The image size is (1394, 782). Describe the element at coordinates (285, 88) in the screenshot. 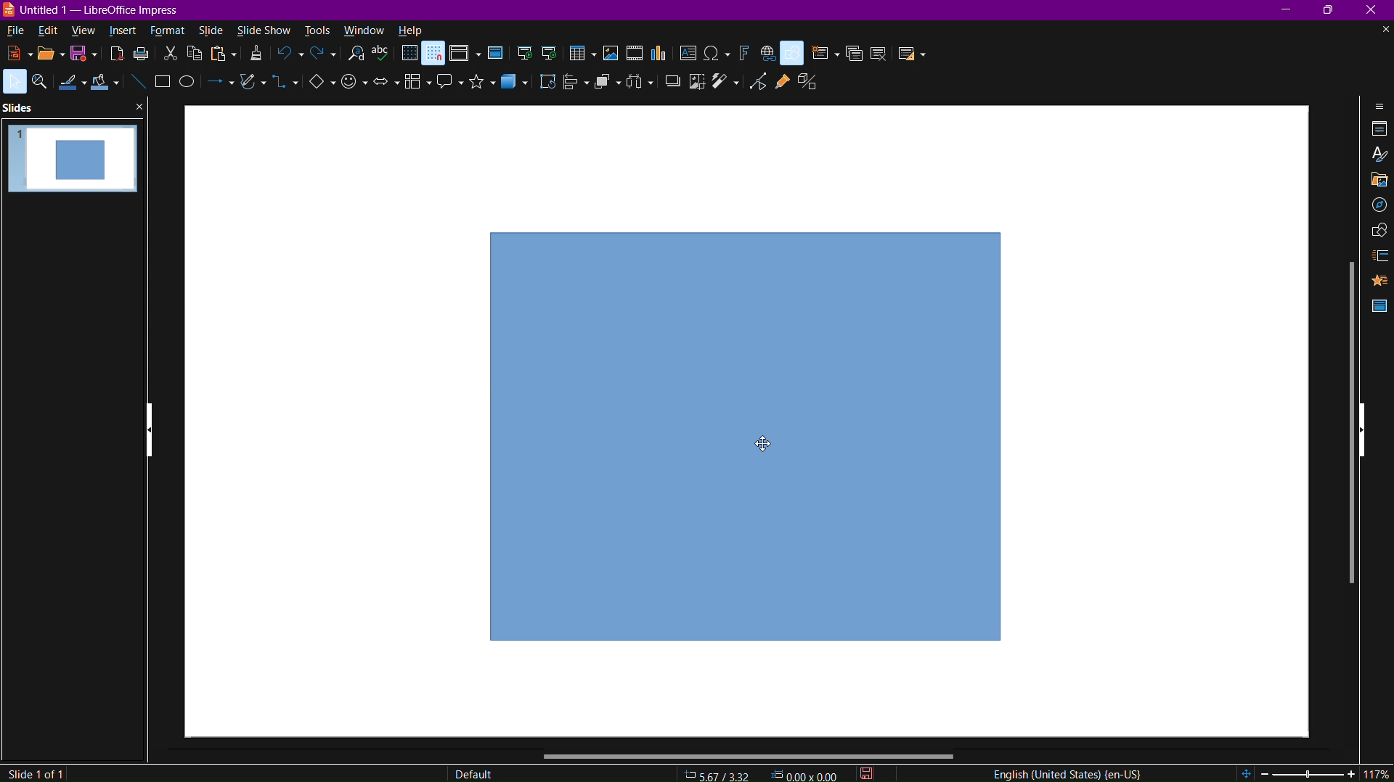

I see `Connectors` at that location.